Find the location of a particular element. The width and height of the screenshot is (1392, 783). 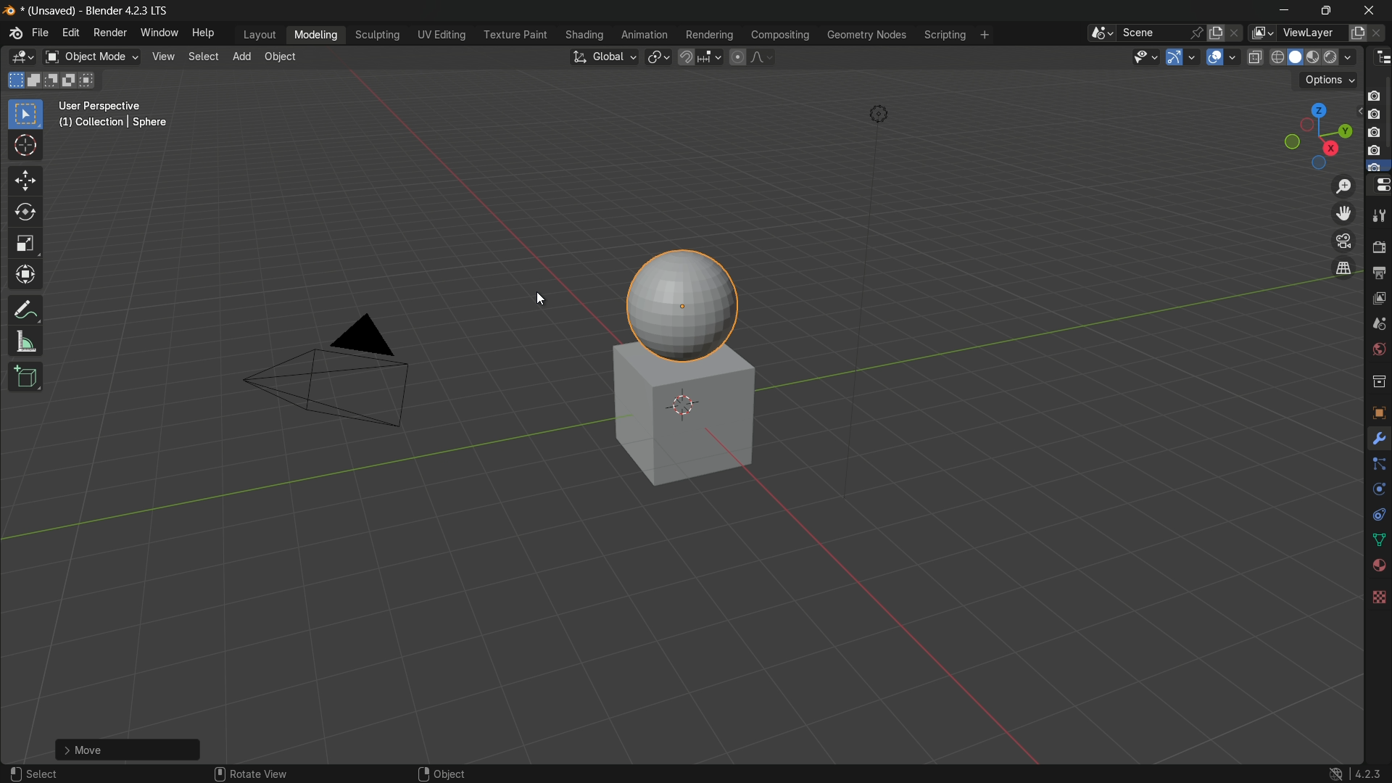

sphere and a cube is located at coordinates (684, 368).